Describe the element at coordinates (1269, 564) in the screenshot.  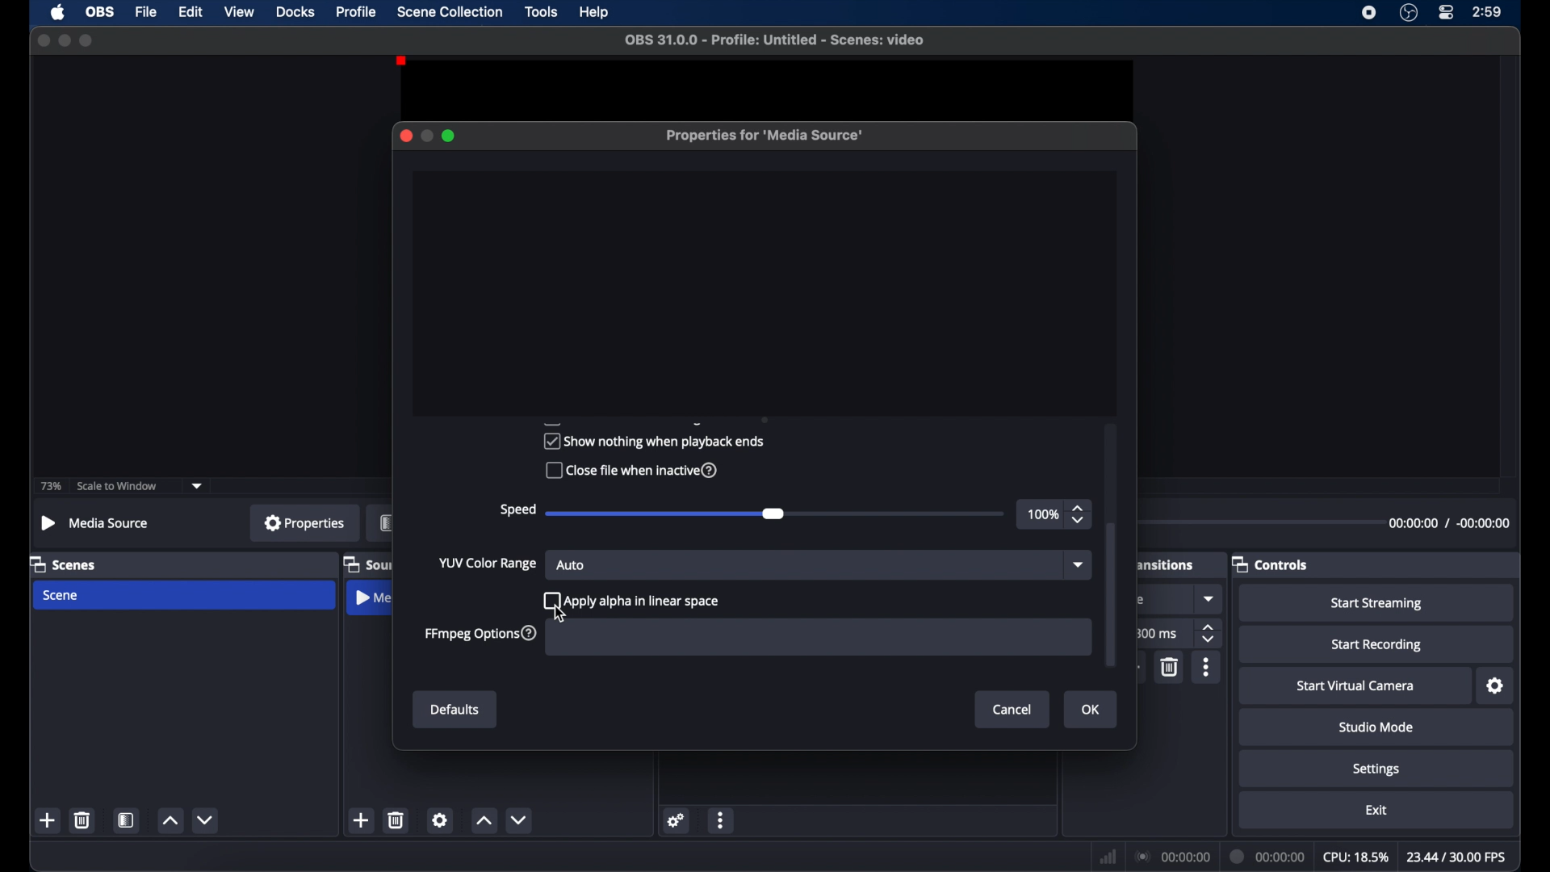
I see `controls` at that location.